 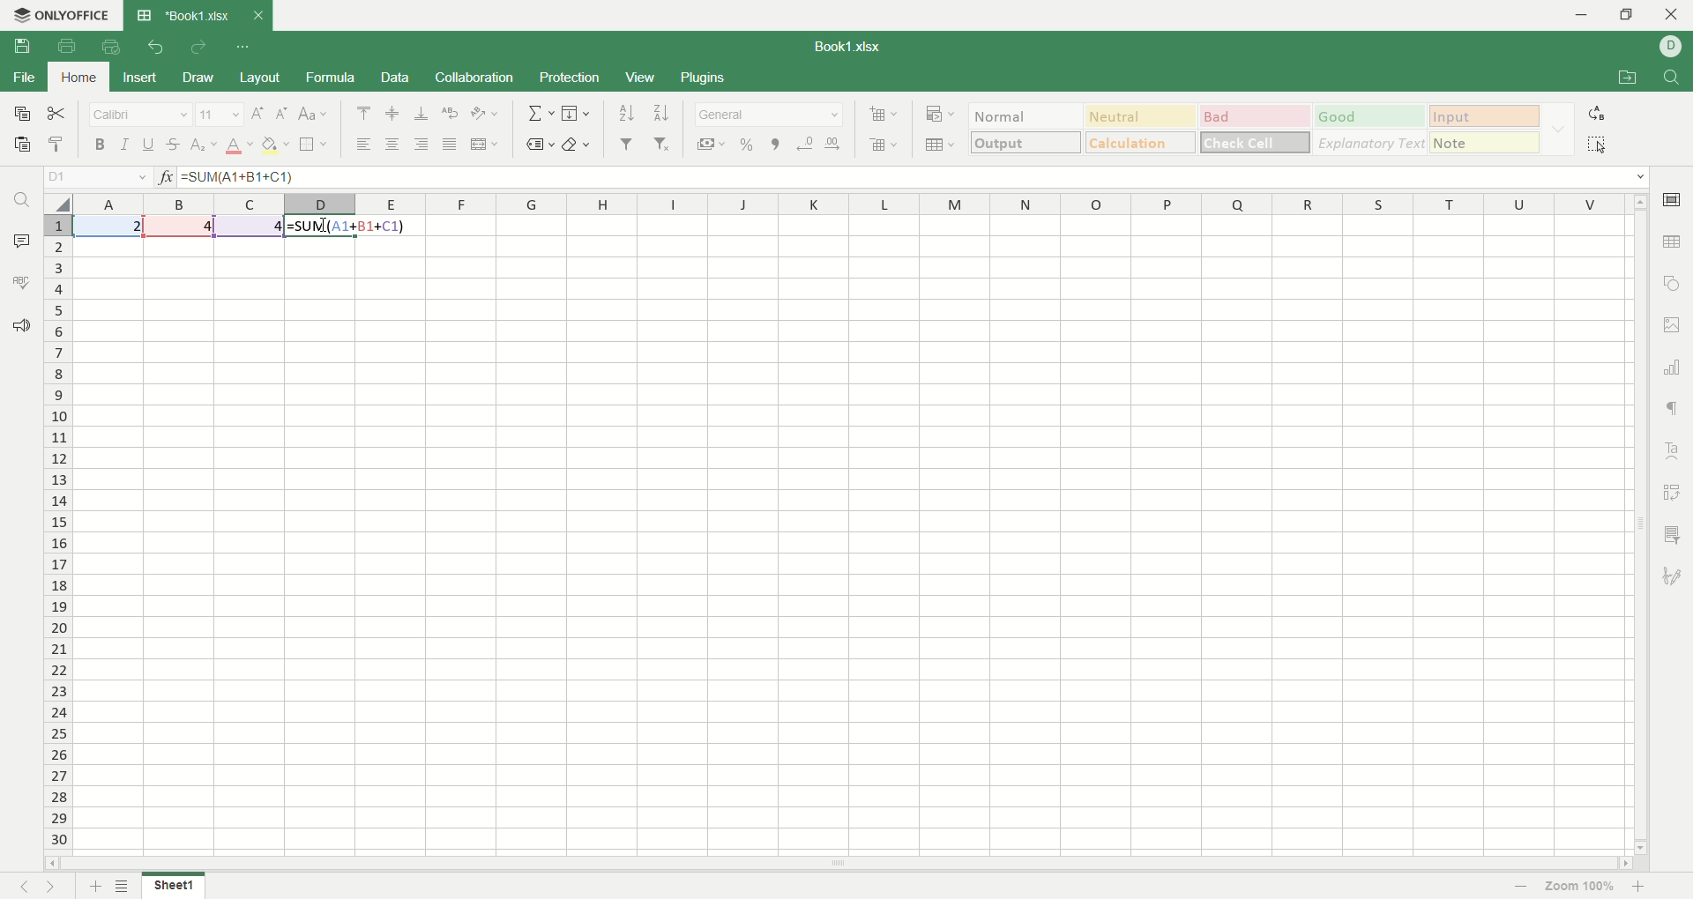 What do you see at coordinates (1674, 78) in the screenshot?
I see `find` at bounding box center [1674, 78].